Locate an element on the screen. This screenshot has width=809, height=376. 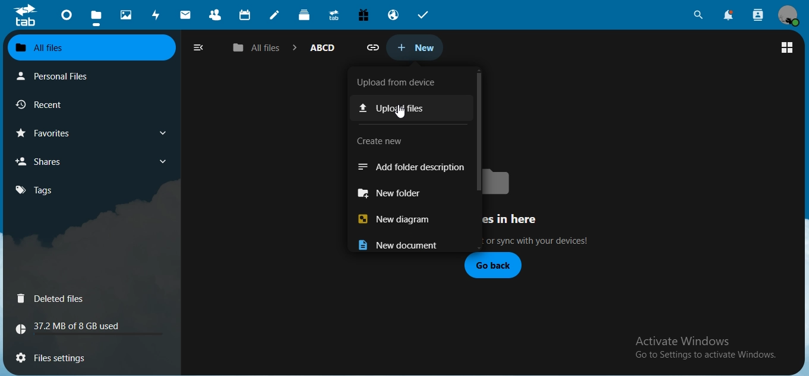
all files is located at coordinates (90, 47).